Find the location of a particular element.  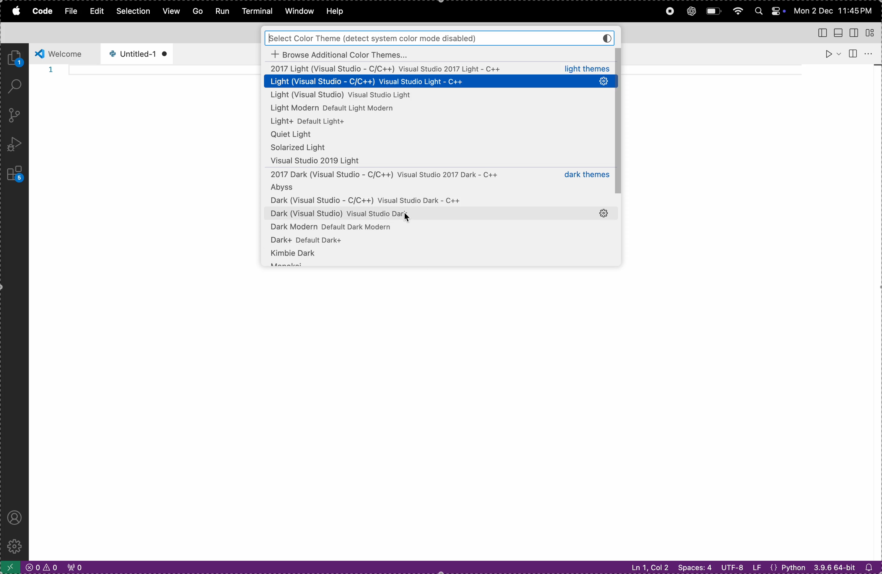

extinsions is located at coordinates (13, 172).